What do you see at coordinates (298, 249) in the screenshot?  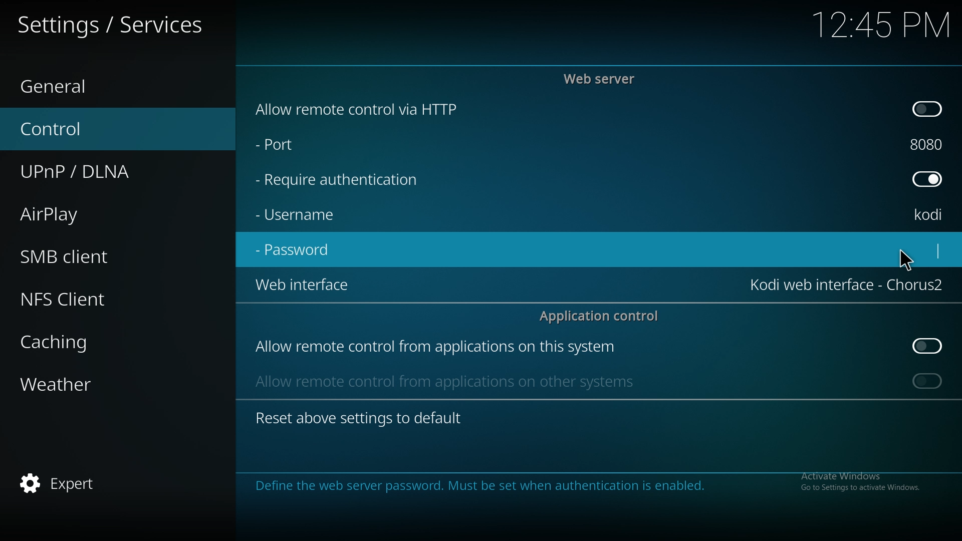 I see `password` at bounding box center [298, 249].